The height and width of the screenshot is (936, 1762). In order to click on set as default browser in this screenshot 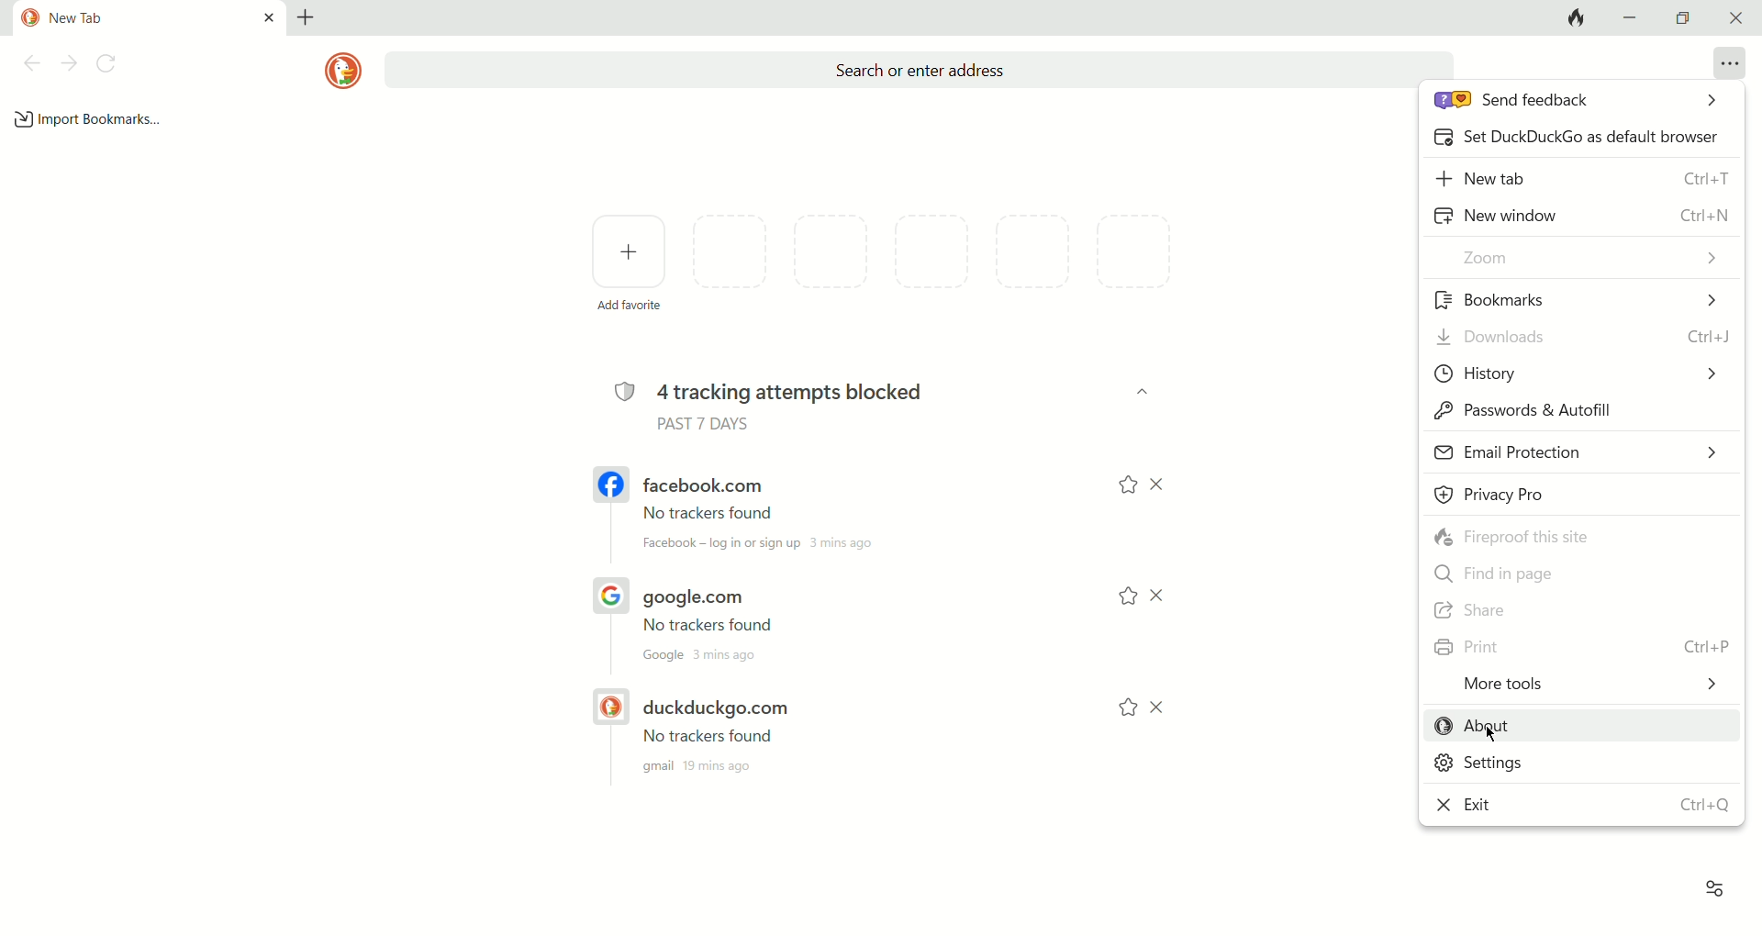, I will do `click(1577, 141)`.